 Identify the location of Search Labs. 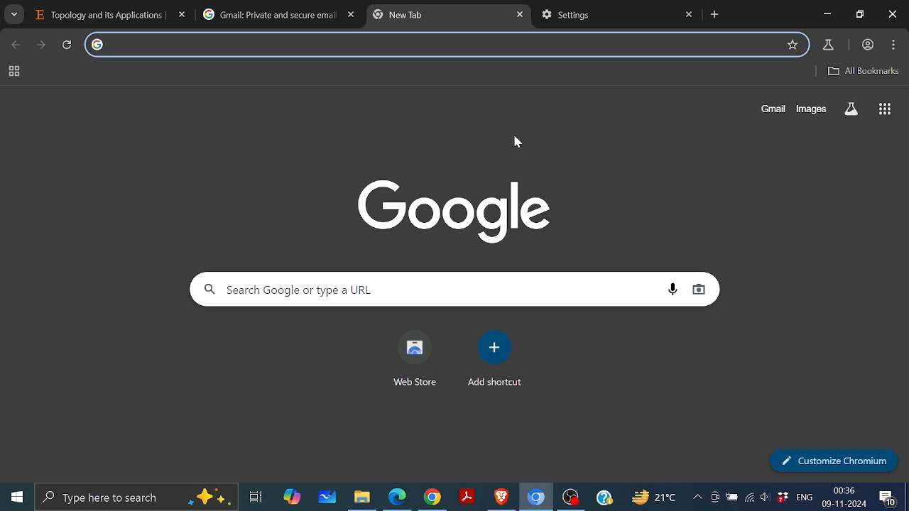
(851, 109).